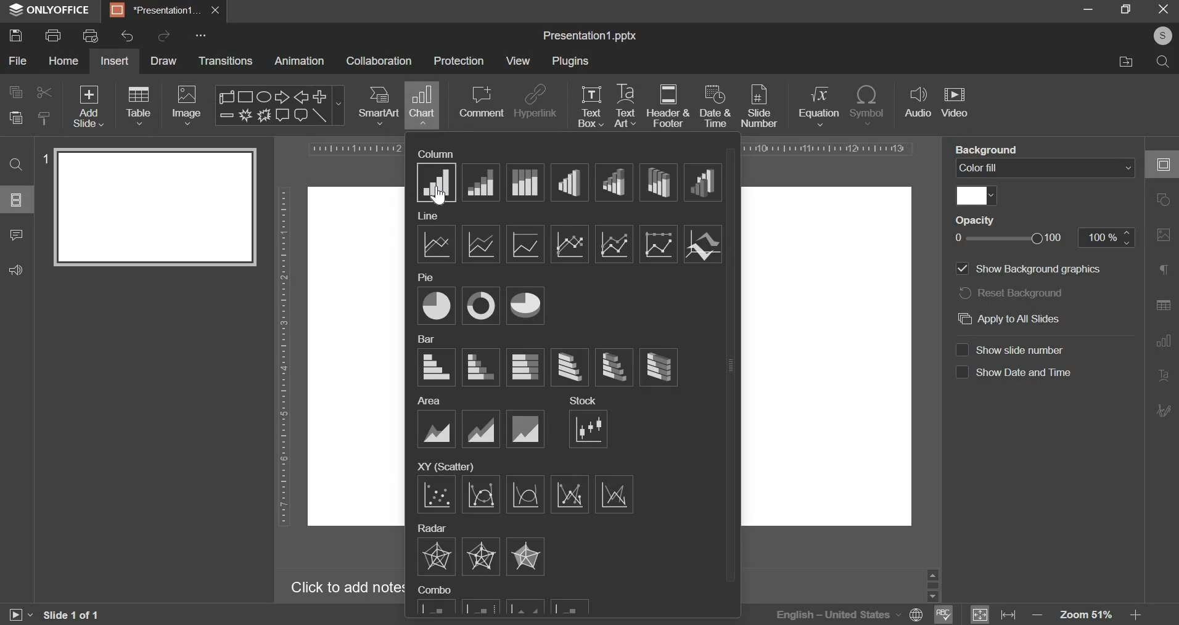 The height and width of the screenshot is (625, 1179). What do you see at coordinates (1164, 62) in the screenshot?
I see `search` at bounding box center [1164, 62].